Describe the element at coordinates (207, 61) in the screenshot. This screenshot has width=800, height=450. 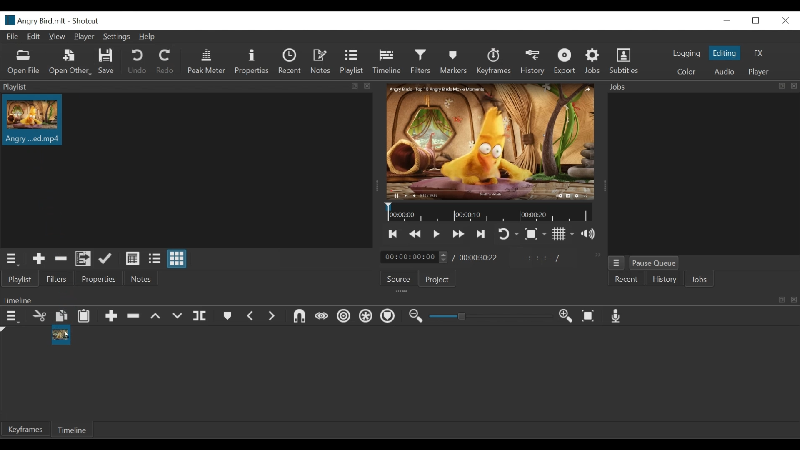
I see `Peak Meter` at that location.